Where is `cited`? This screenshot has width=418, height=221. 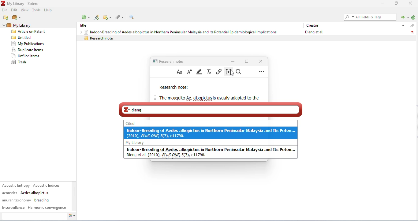 cited is located at coordinates (131, 123).